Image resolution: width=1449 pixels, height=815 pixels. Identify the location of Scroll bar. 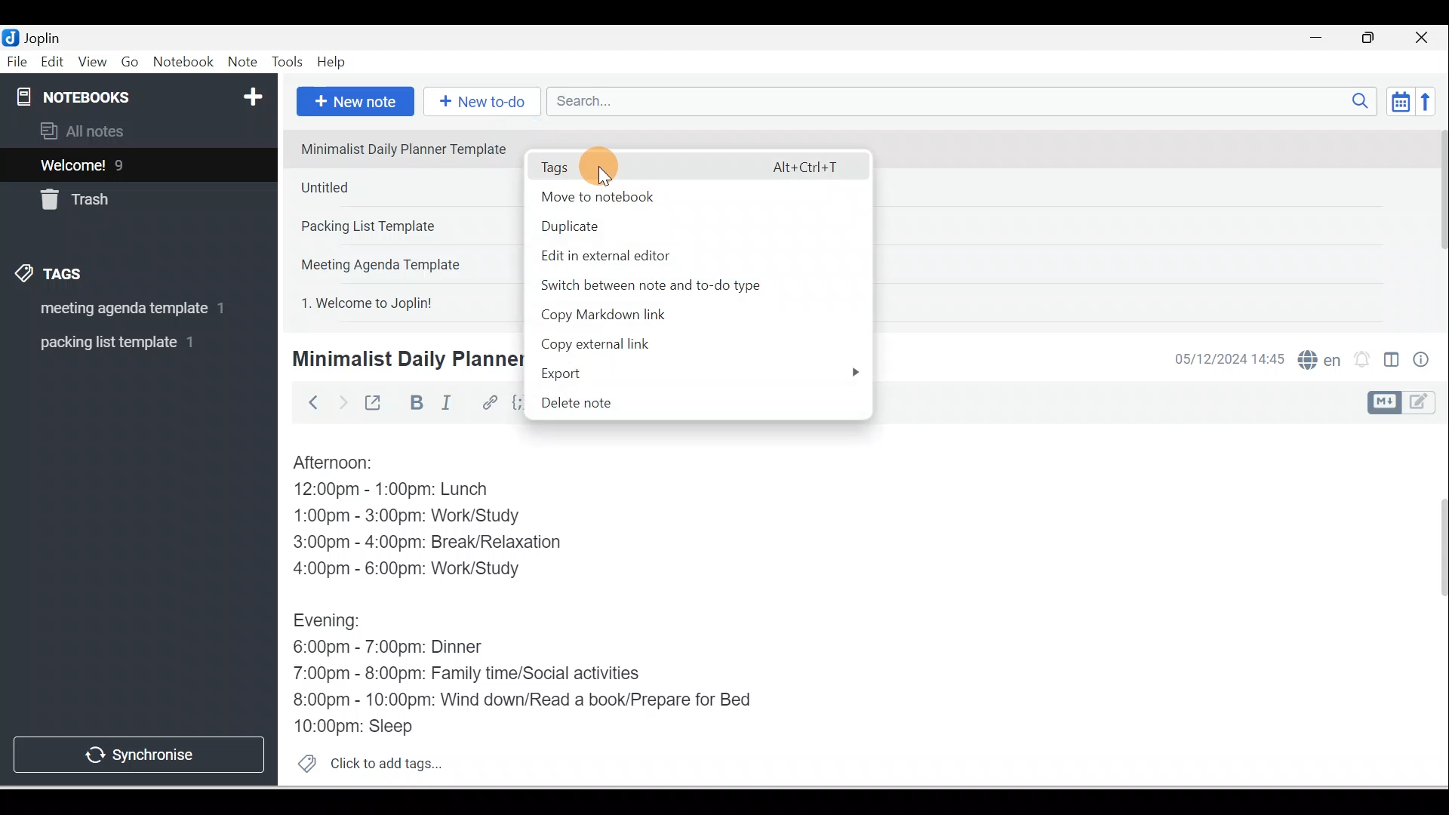
(1432, 605).